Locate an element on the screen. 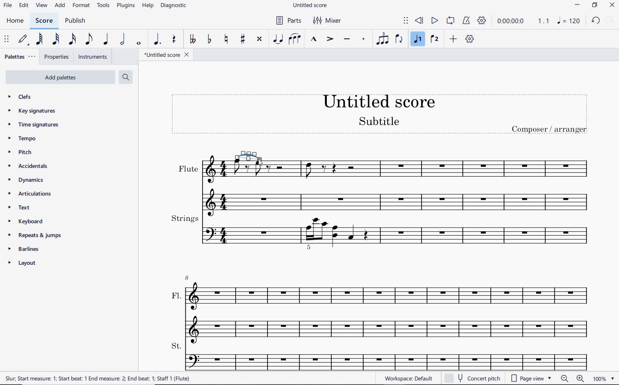  layout is located at coordinates (22, 263).